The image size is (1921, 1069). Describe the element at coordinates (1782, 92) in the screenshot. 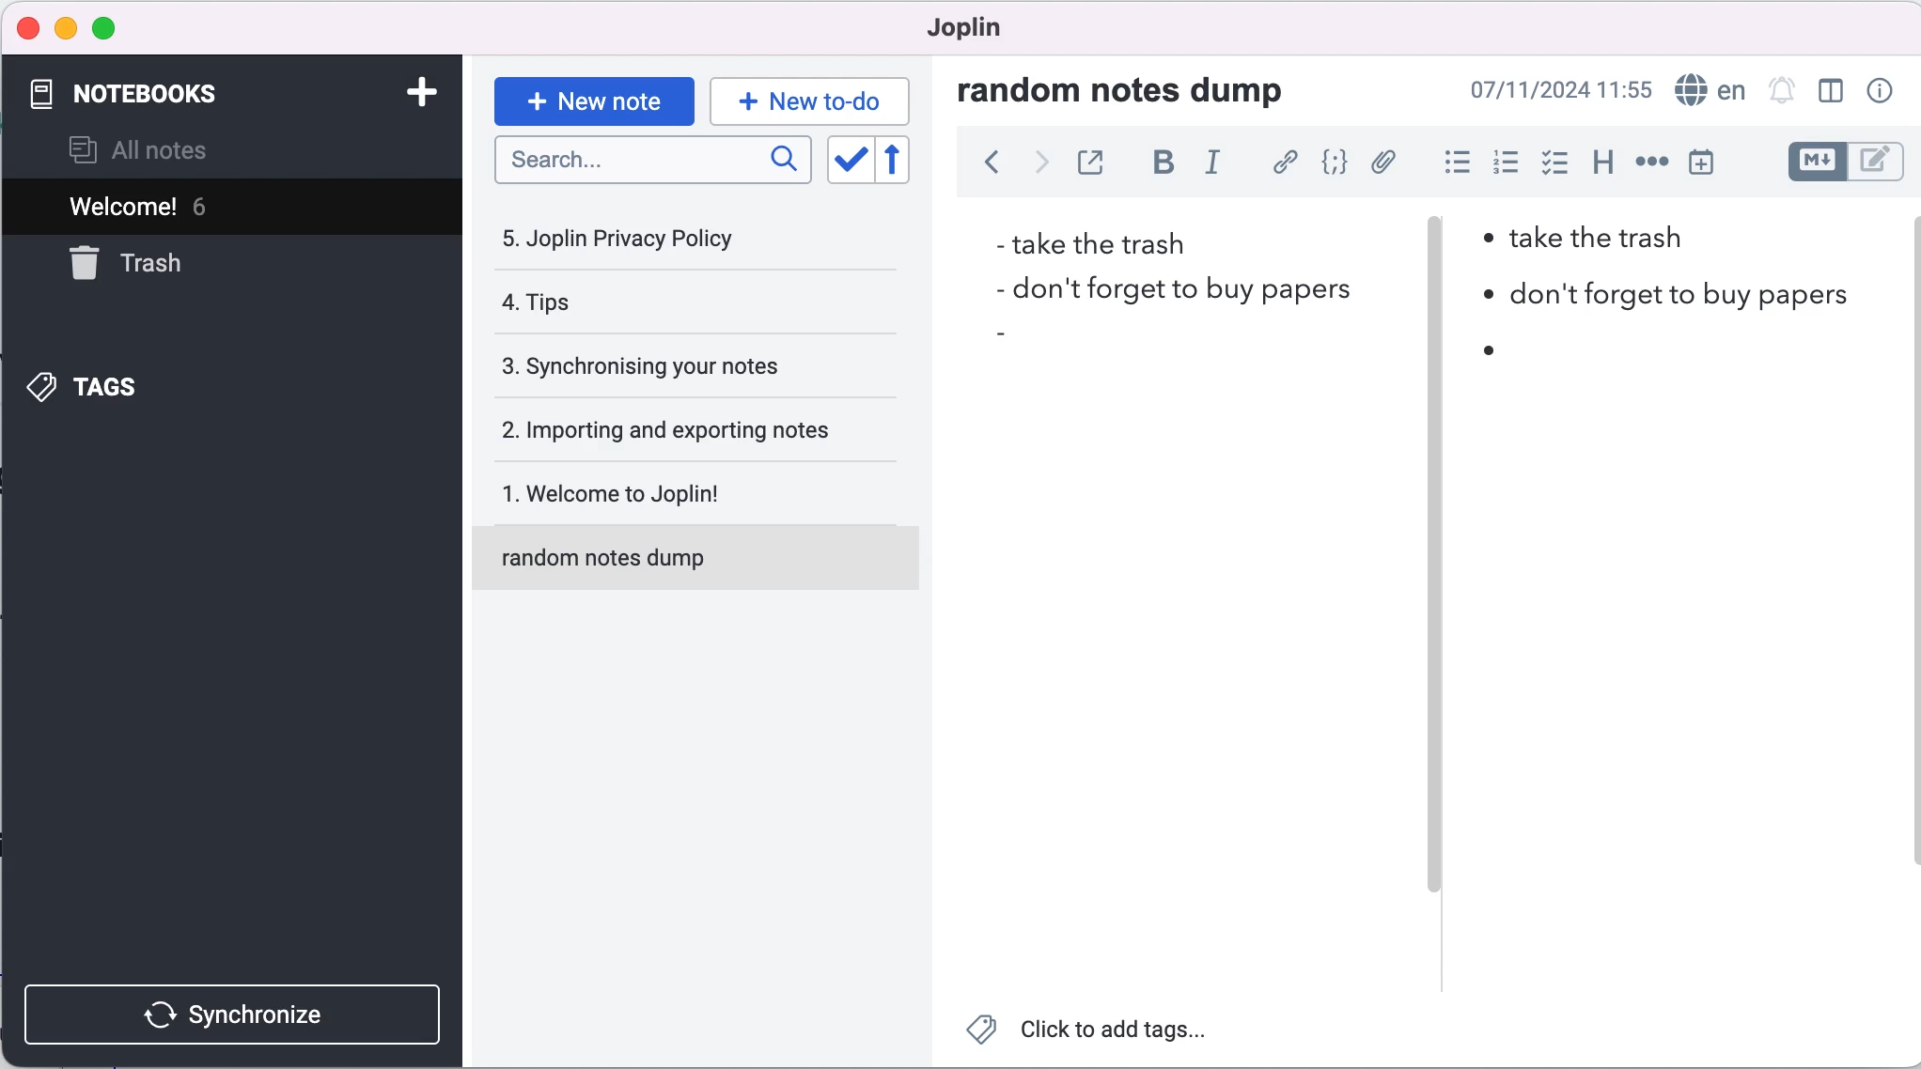

I see `set alarm` at that location.